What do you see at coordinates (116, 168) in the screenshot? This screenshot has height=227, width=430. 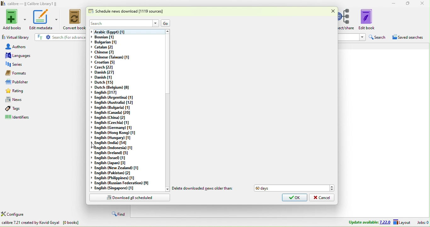 I see `english (new zealand)[1]` at bounding box center [116, 168].